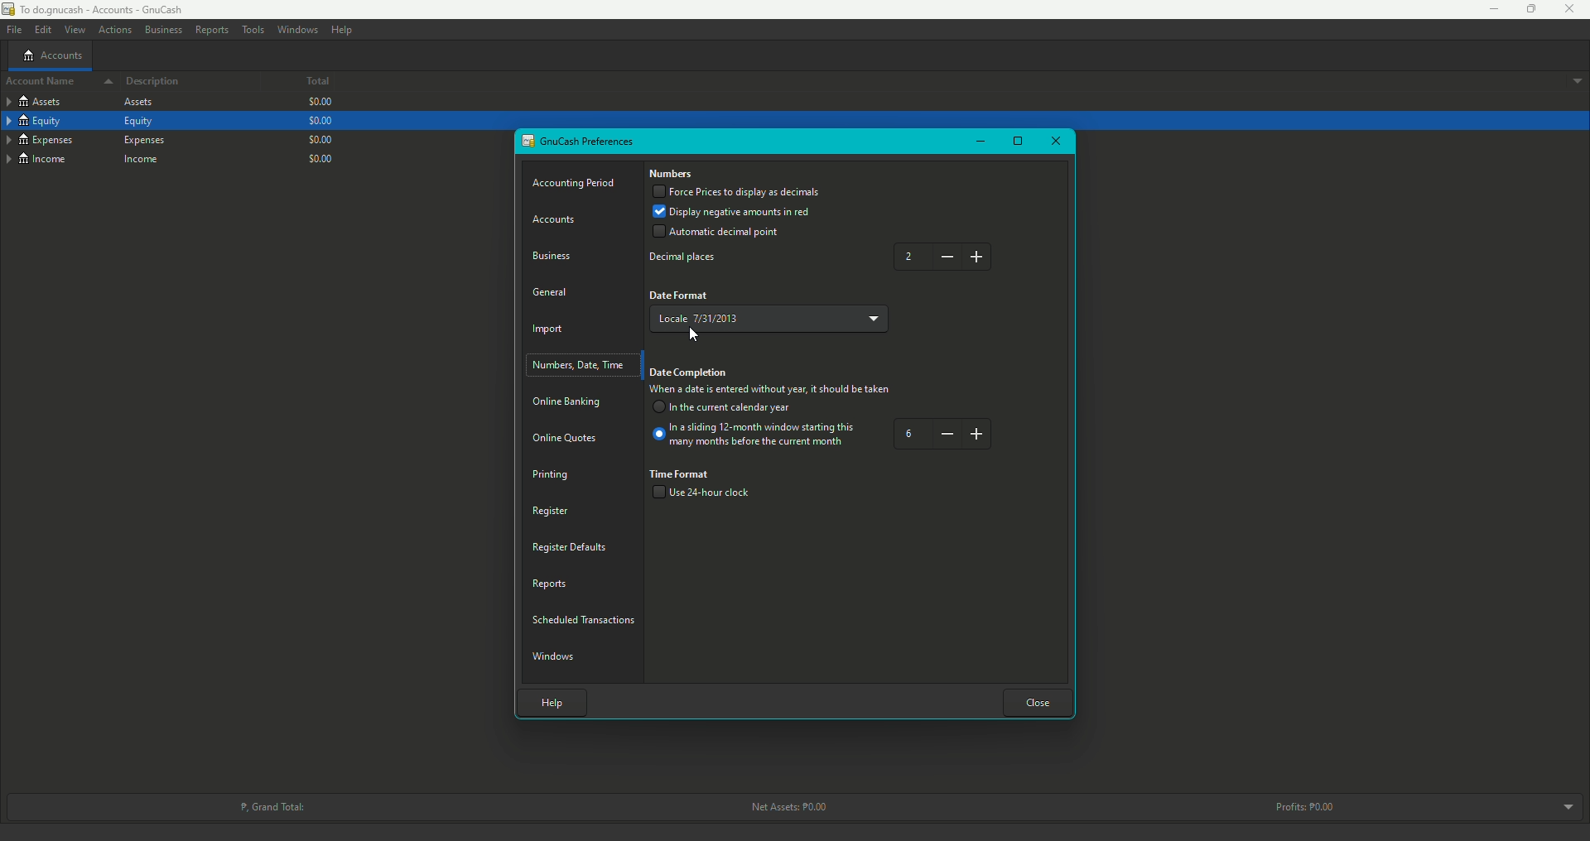  Describe the element at coordinates (576, 184) in the screenshot. I see `Accounting Period` at that location.